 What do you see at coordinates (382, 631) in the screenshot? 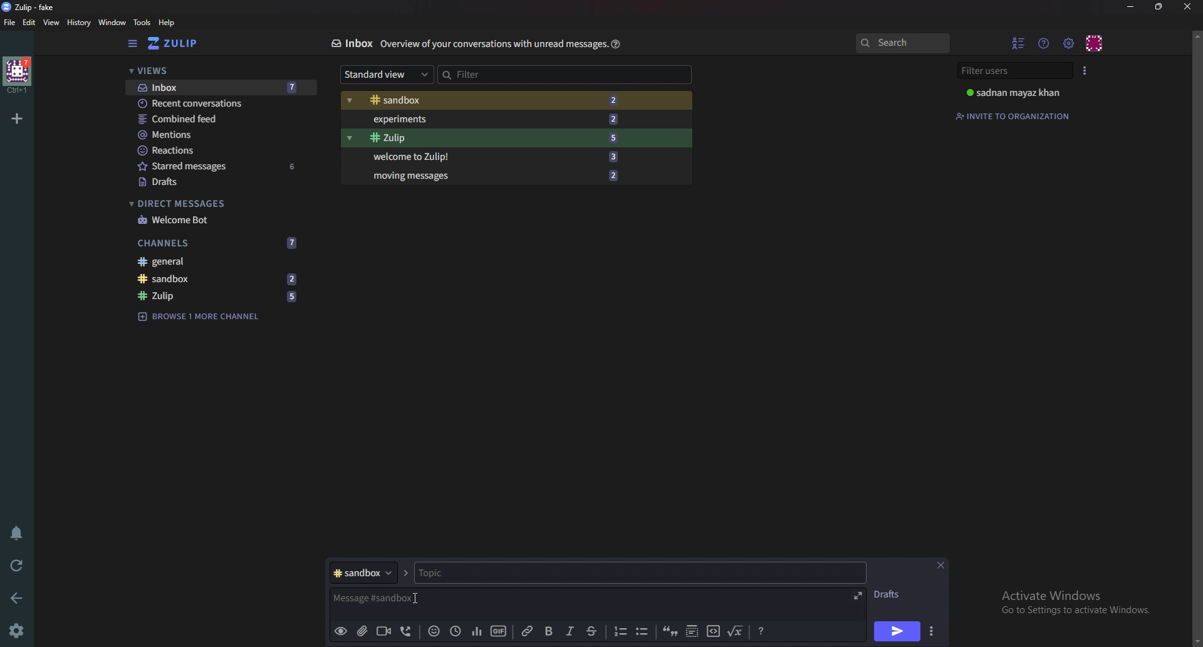
I see `Video call` at bounding box center [382, 631].